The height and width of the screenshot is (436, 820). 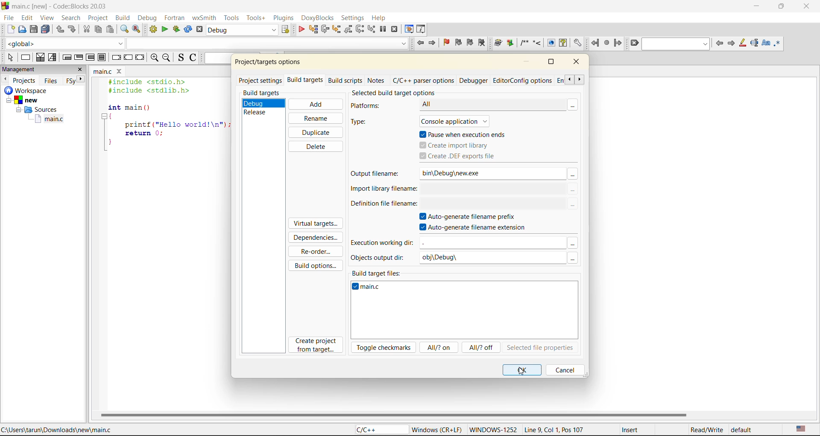 I want to click on various info, so click(x=422, y=28).